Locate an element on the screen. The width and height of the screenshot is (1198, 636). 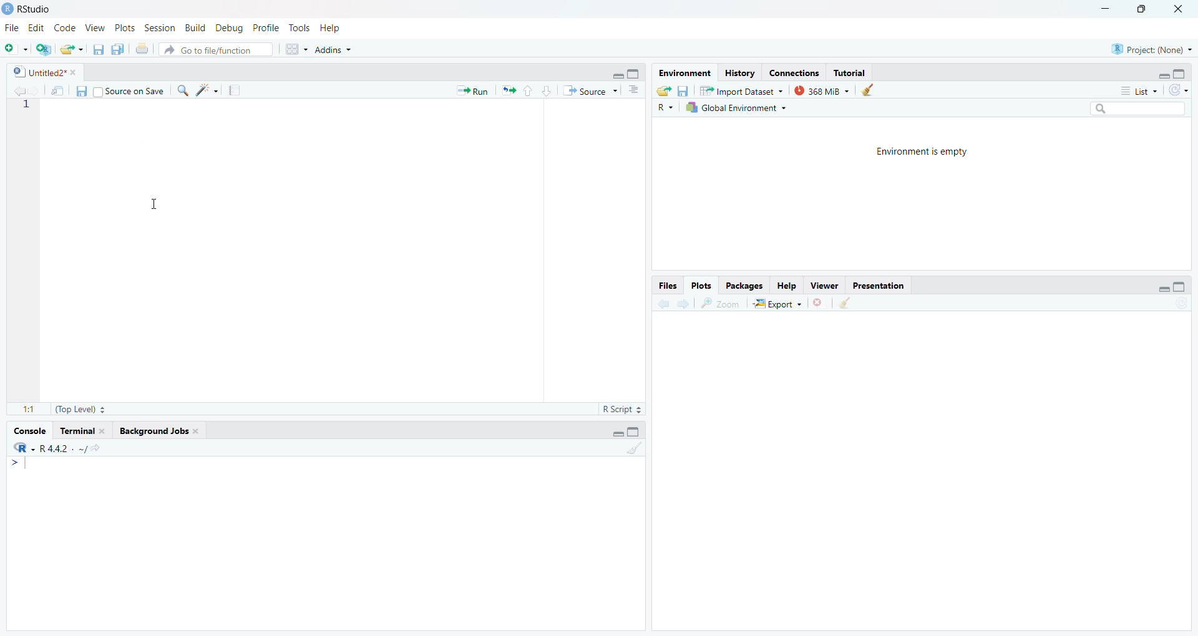
save is located at coordinates (686, 91).